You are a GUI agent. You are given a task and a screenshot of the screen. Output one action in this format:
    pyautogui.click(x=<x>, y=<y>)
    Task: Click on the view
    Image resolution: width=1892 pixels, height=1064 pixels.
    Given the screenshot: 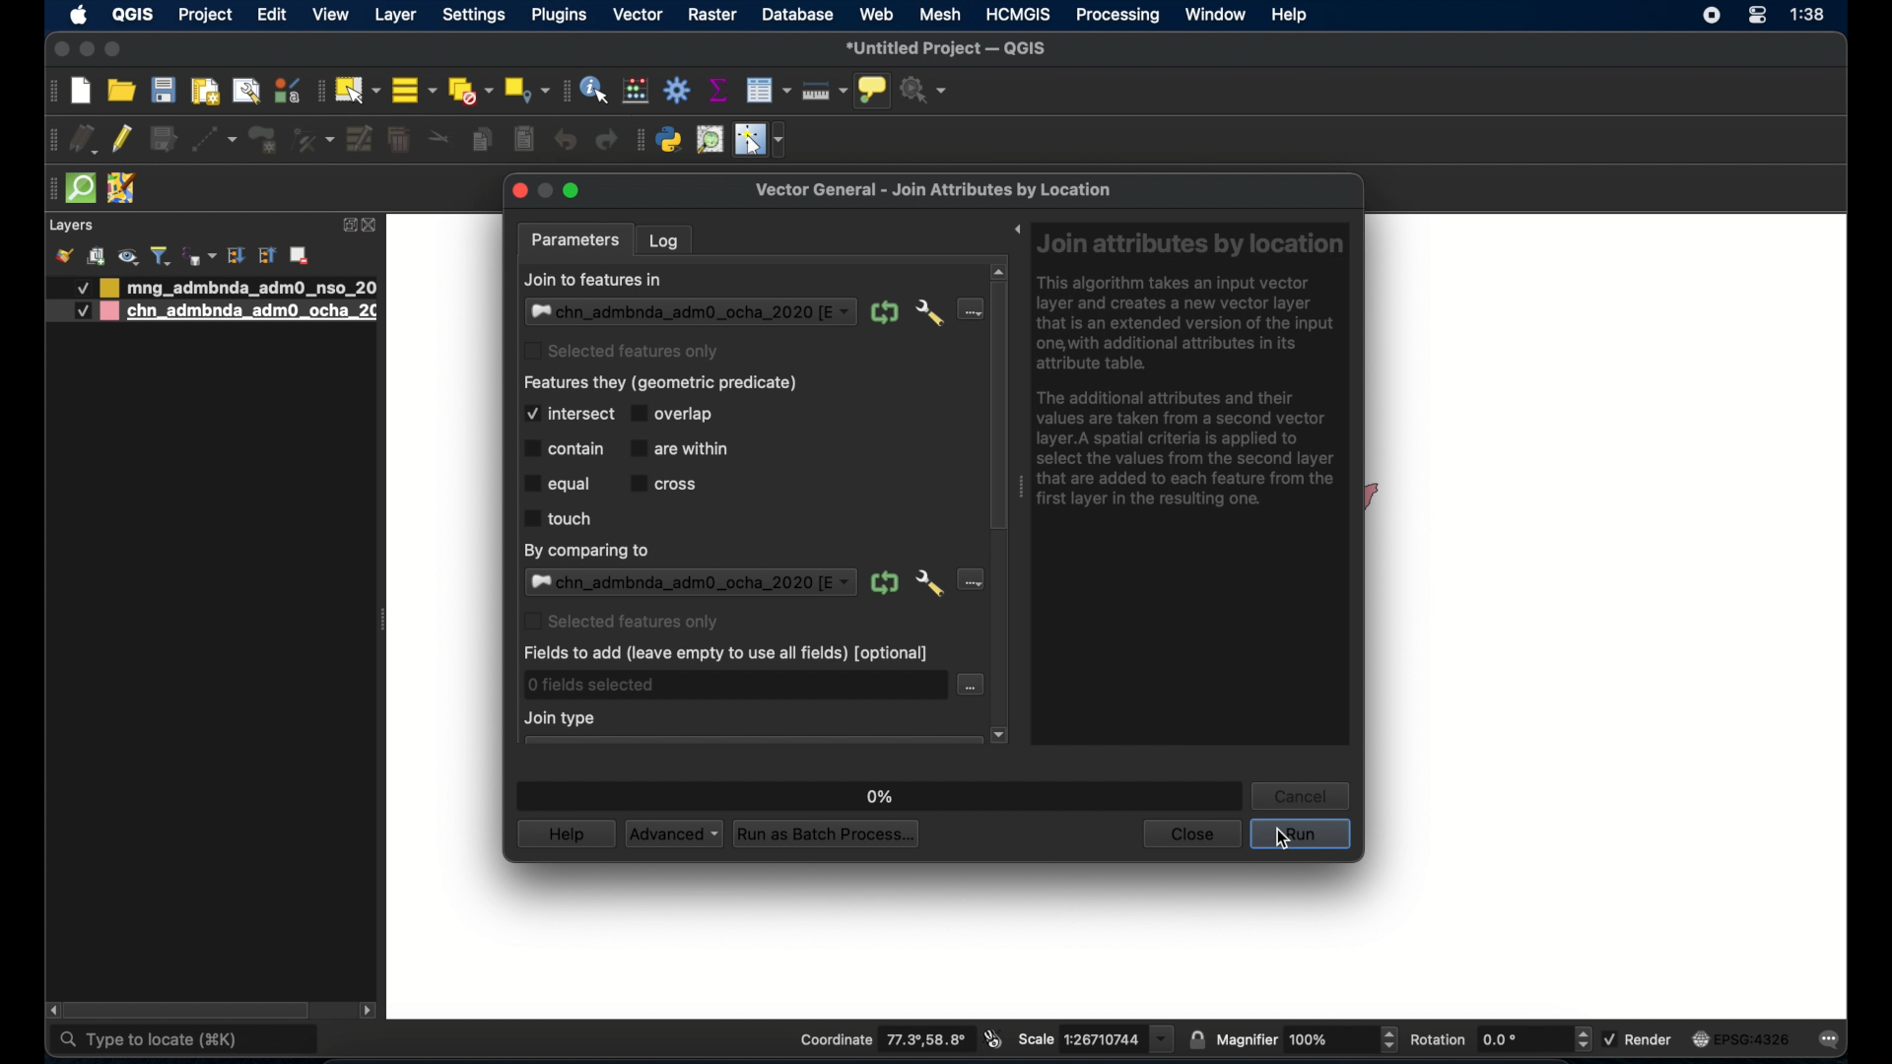 What is the action you would take?
    pyautogui.click(x=330, y=16)
    